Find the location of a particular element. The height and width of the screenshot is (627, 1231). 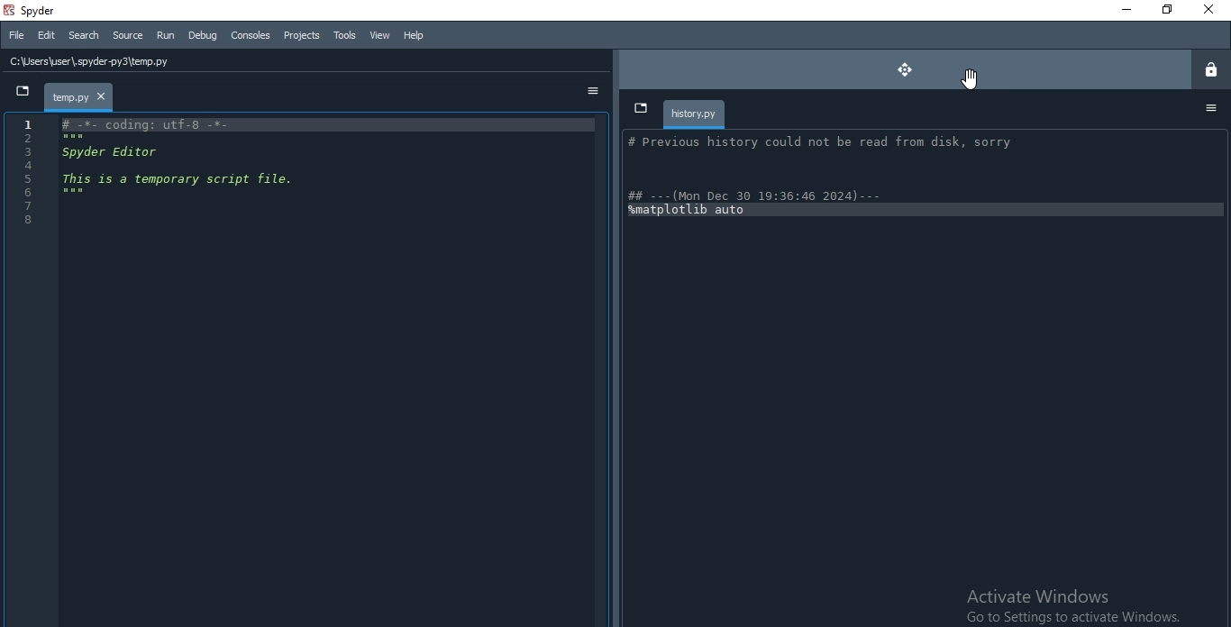

Search is located at coordinates (86, 35).